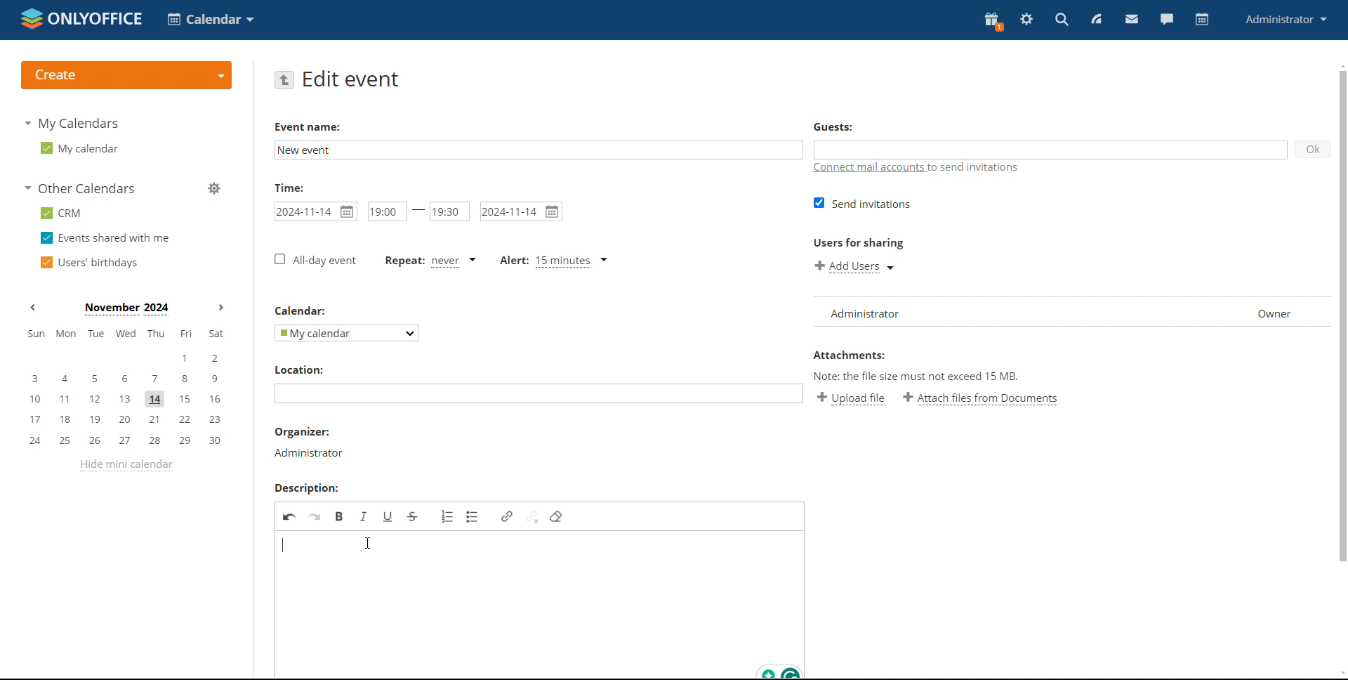 Image resolution: width=1348 pixels, height=680 pixels. Describe the element at coordinates (848, 355) in the screenshot. I see `attachment` at that location.